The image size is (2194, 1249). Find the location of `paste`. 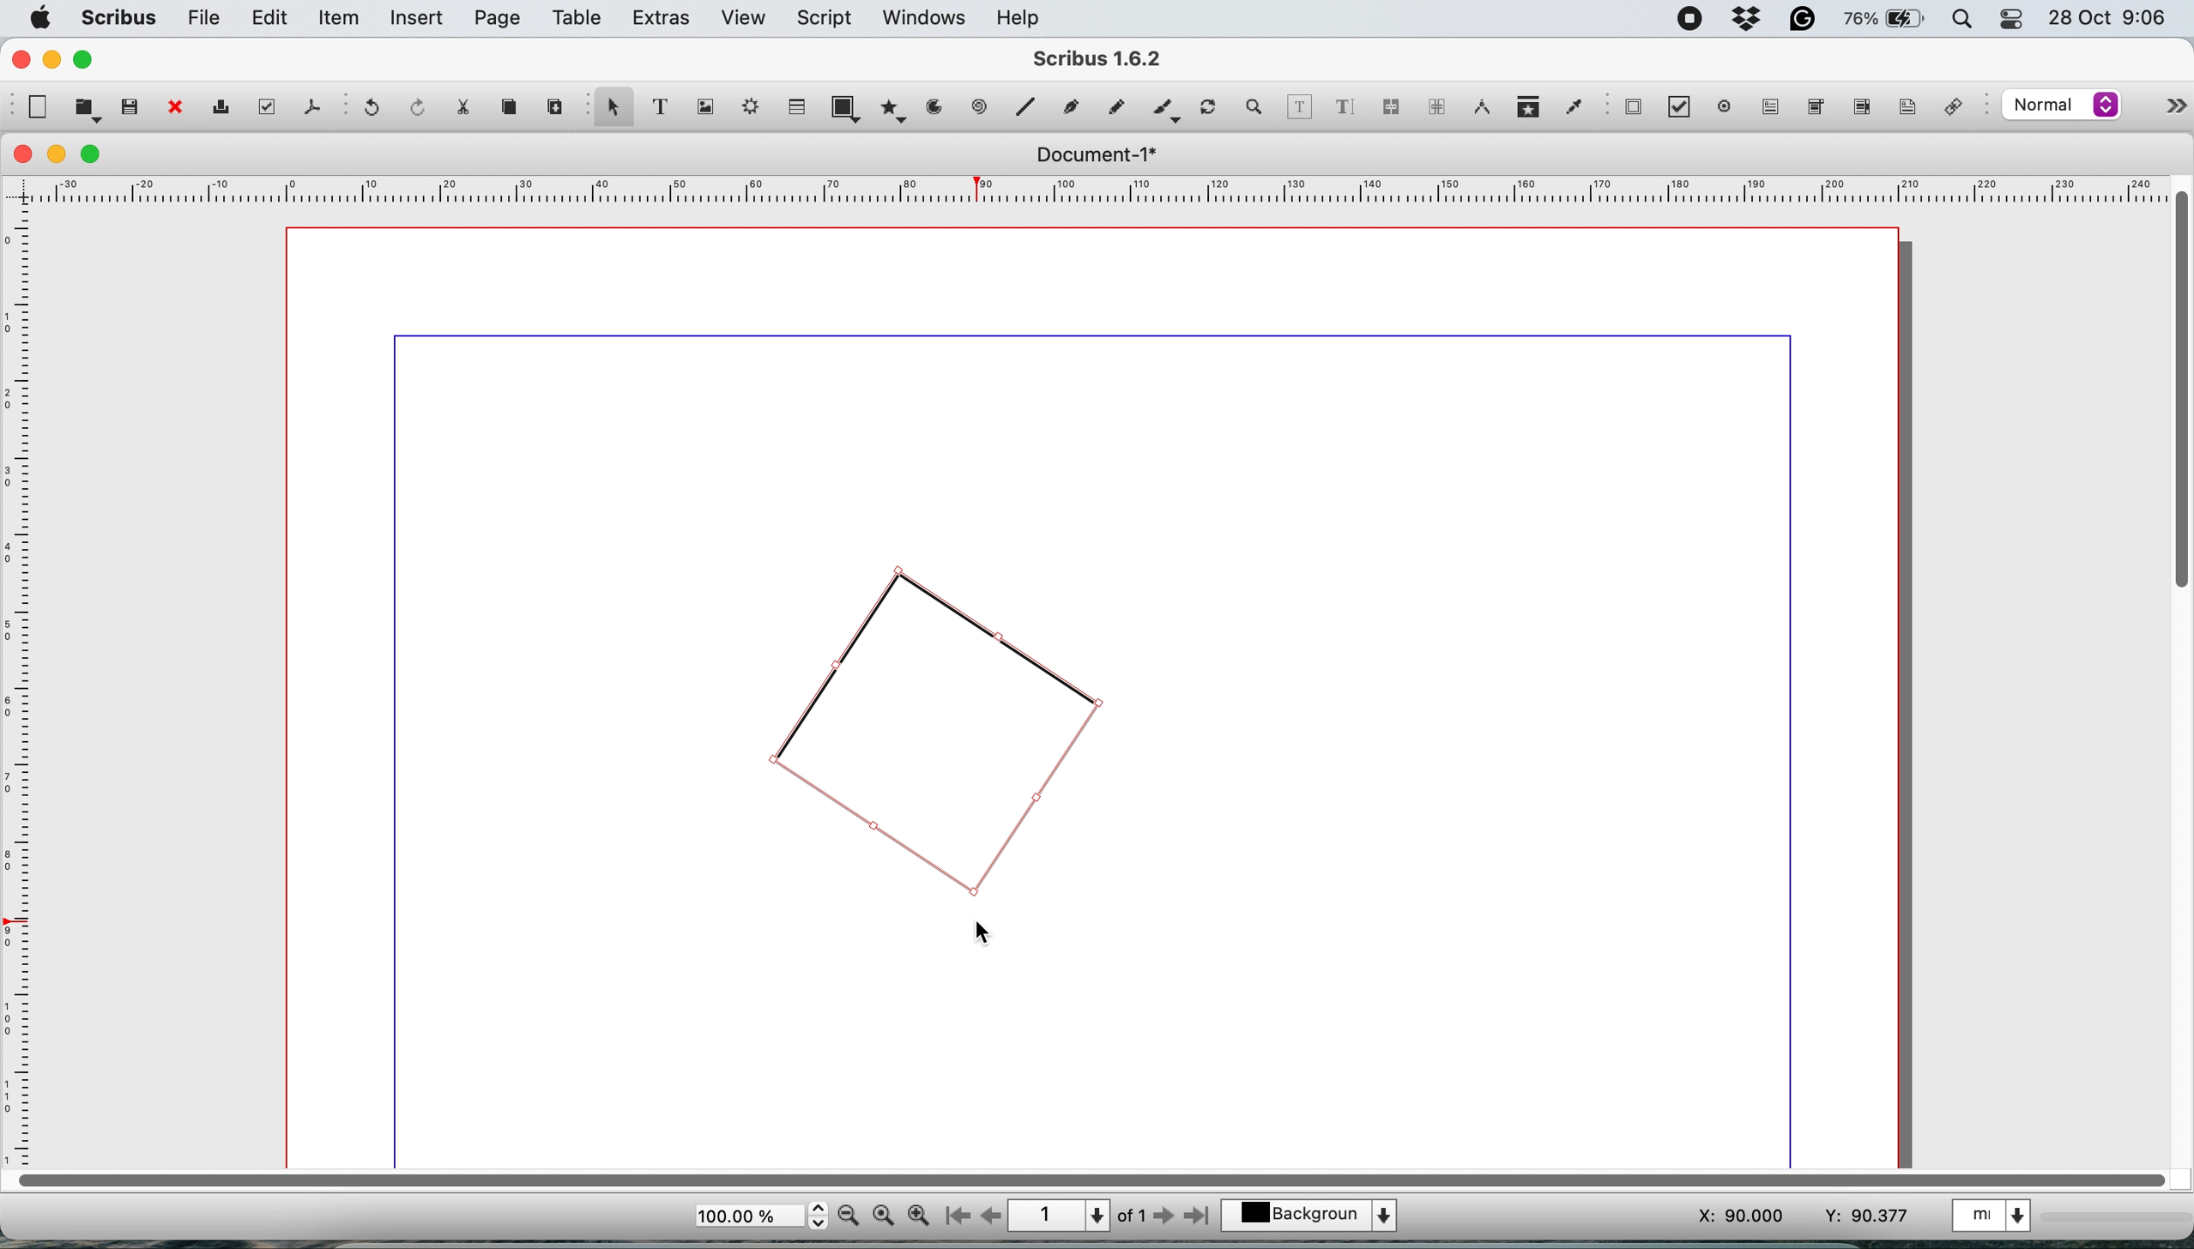

paste is located at coordinates (555, 108).